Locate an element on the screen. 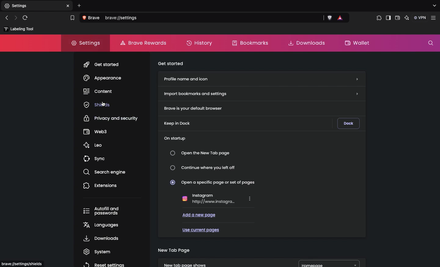  Downloads is located at coordinates (103, 238).